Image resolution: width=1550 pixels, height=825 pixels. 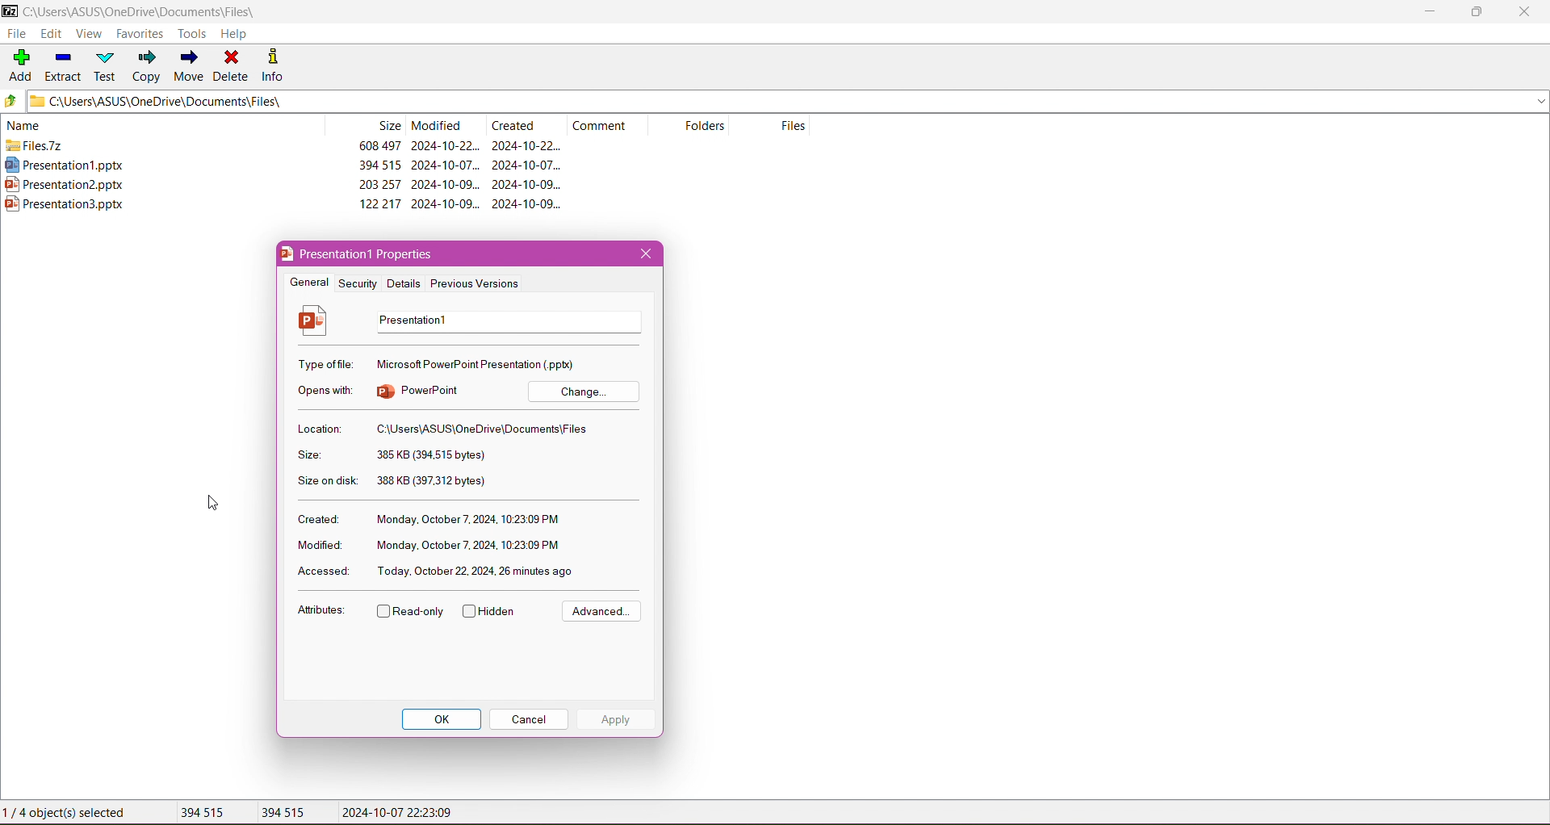 I want to click on OK, so click(x=442, y=720).